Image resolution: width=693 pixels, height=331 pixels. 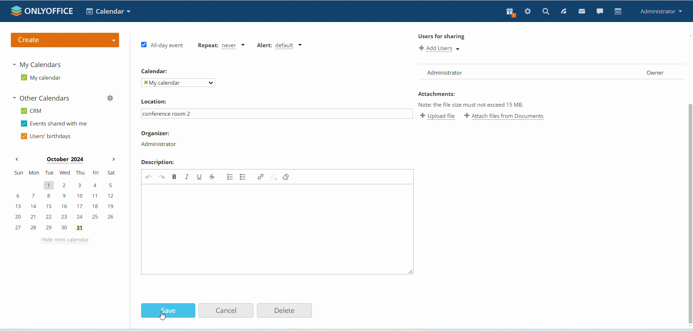 What do you see at coordinates (212, 176) in the screenshot?
I see `strikethrough` at bounding box center [212, 176].